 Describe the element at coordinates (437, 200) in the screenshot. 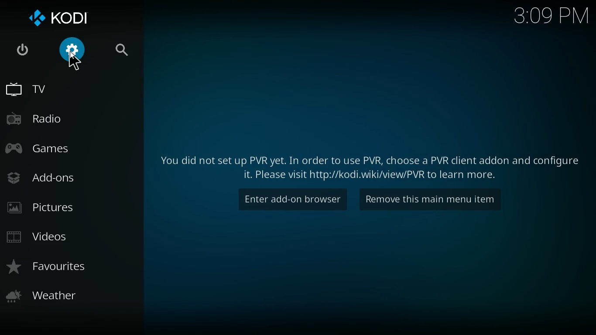

I see `remove this main menu item` at that location.